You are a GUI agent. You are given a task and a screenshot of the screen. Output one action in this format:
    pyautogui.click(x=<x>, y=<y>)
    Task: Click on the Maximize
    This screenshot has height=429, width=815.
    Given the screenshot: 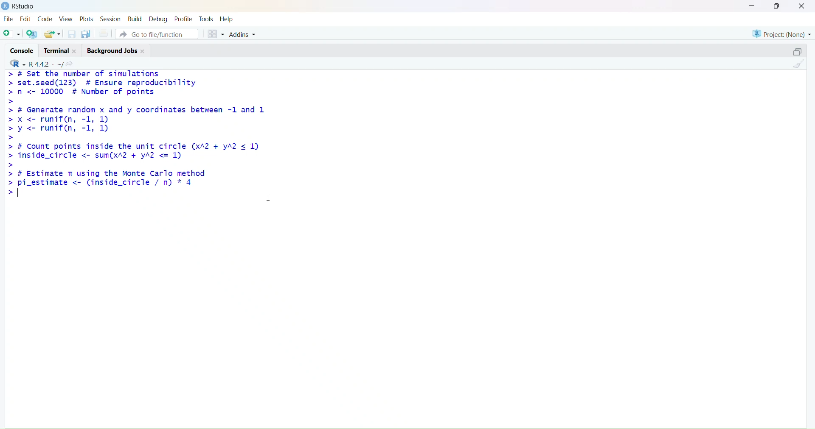 What is the action you would take?
    pyautogui.click(x=778, y=8)
    